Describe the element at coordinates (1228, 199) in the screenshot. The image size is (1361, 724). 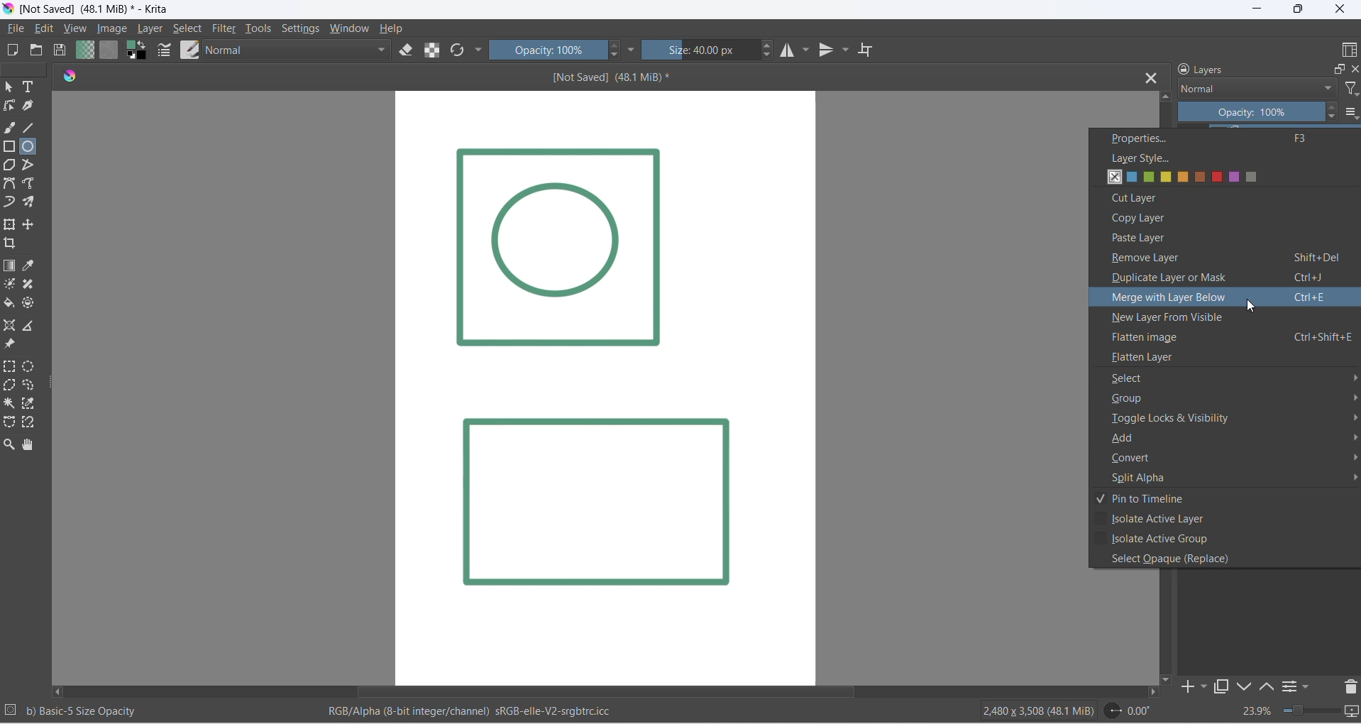
I see `cut layer` at that location.